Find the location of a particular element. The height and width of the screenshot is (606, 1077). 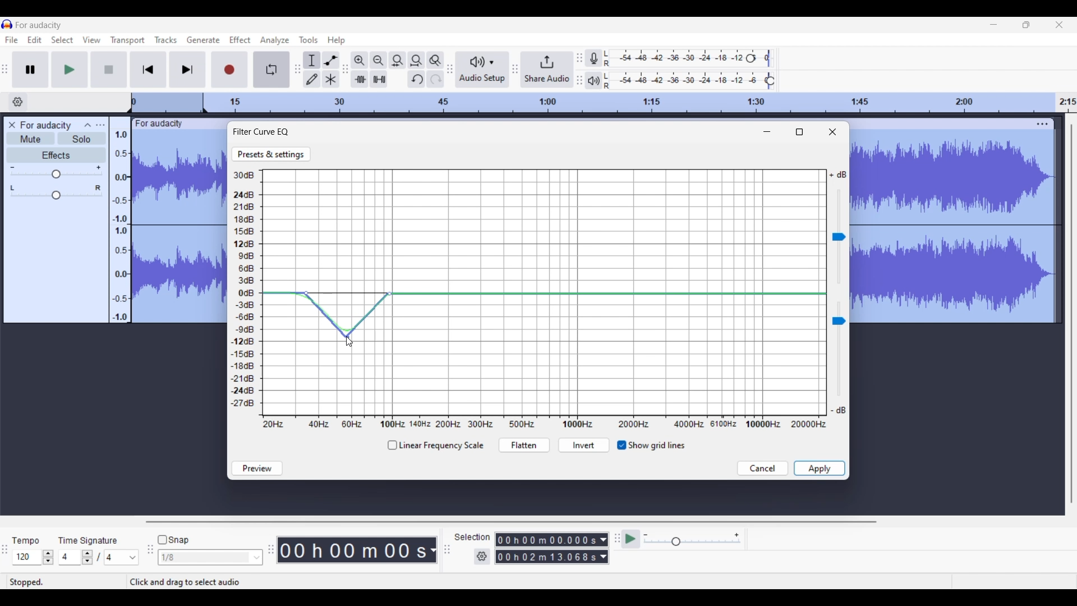

Vertical slide bar is located at coordinates (1071, 313).